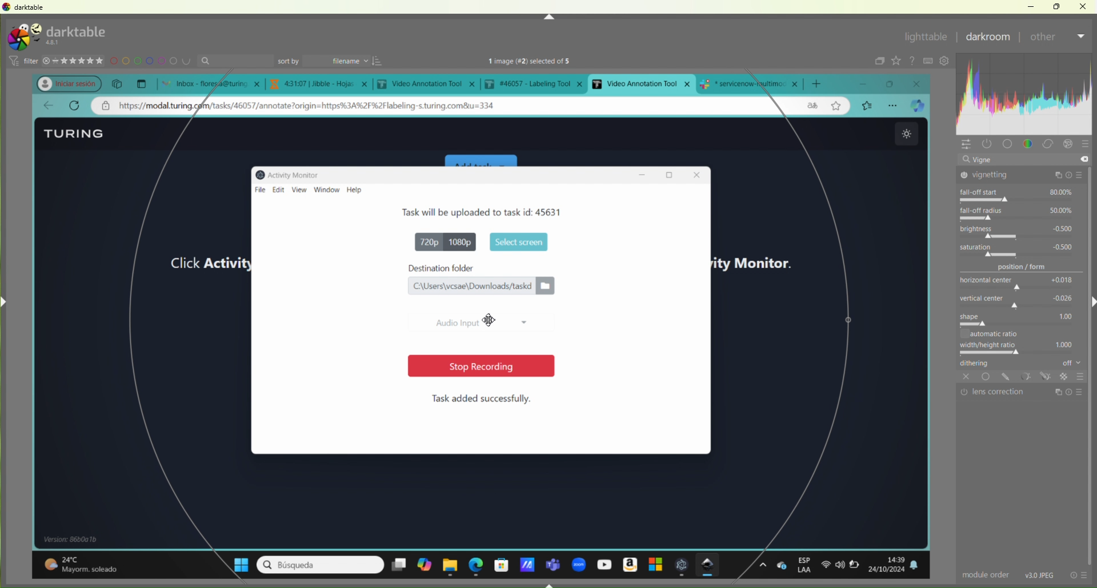 Image resolution: width=1097 pixels, height=588 pixels. What do you see at coordinates (292, 173) in the screenshot?
I see `Activity monitor` at bounding box center [292, 173].